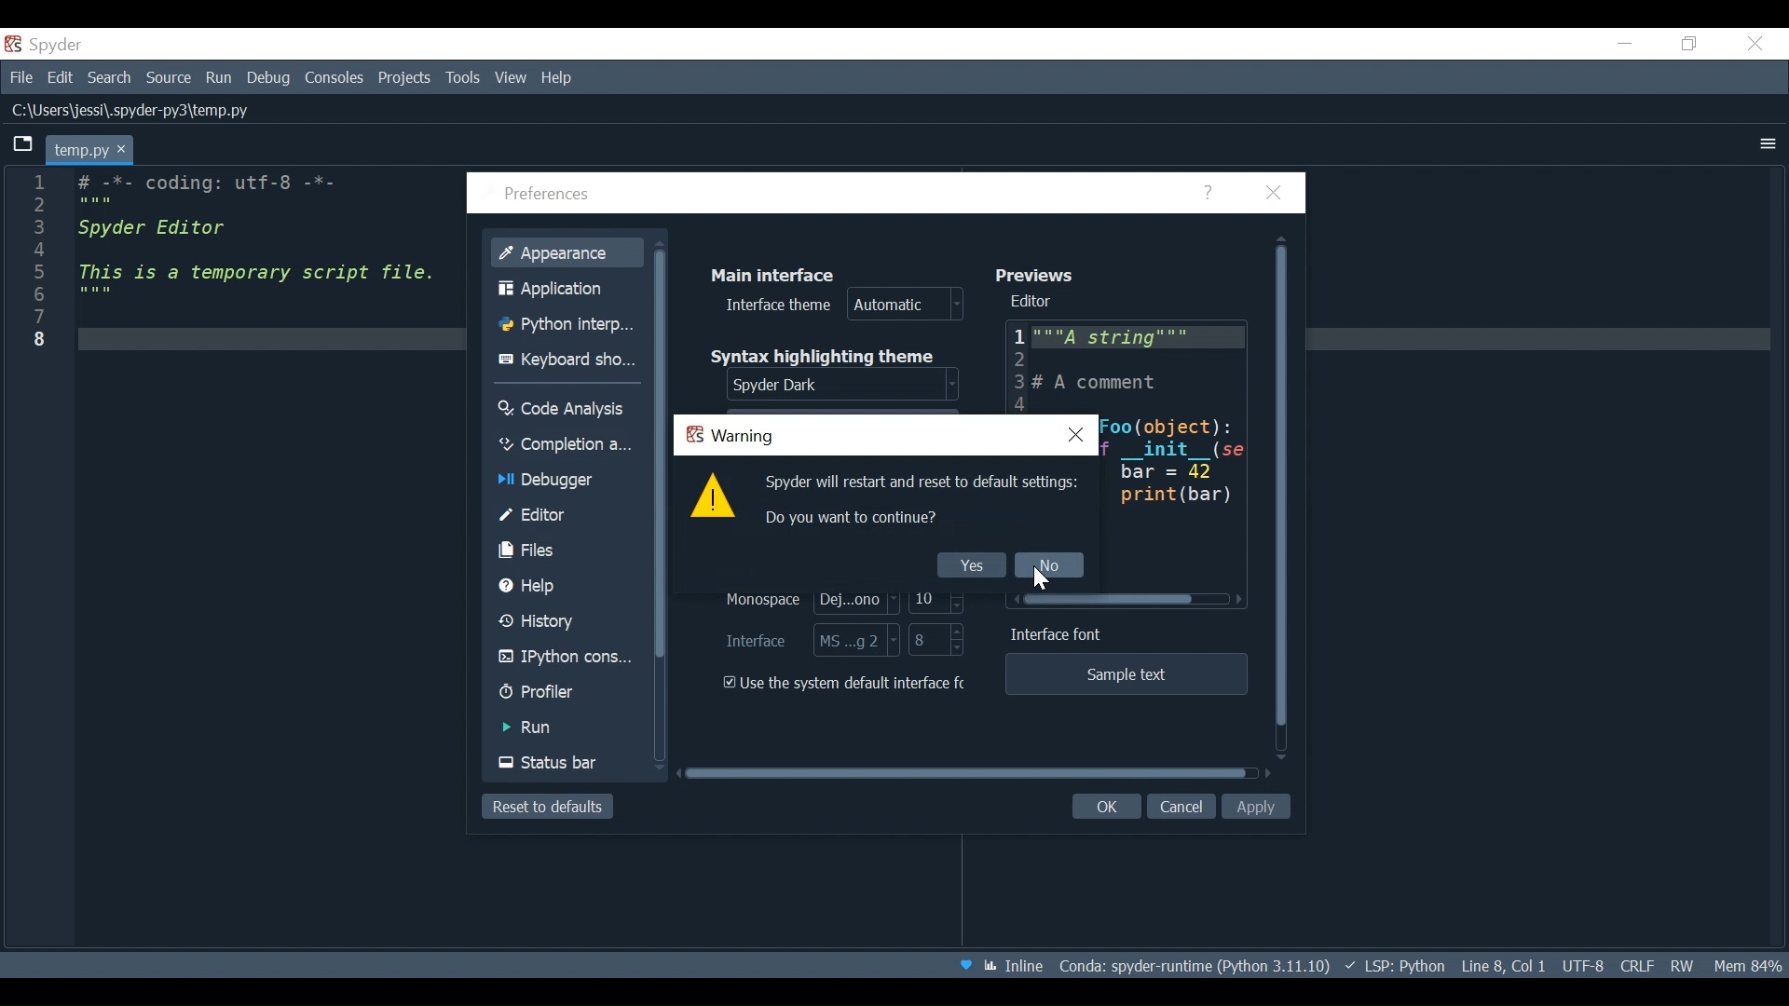  Describe the element at coordinates (512, 77) in the screenshot. I see `View` at that location.